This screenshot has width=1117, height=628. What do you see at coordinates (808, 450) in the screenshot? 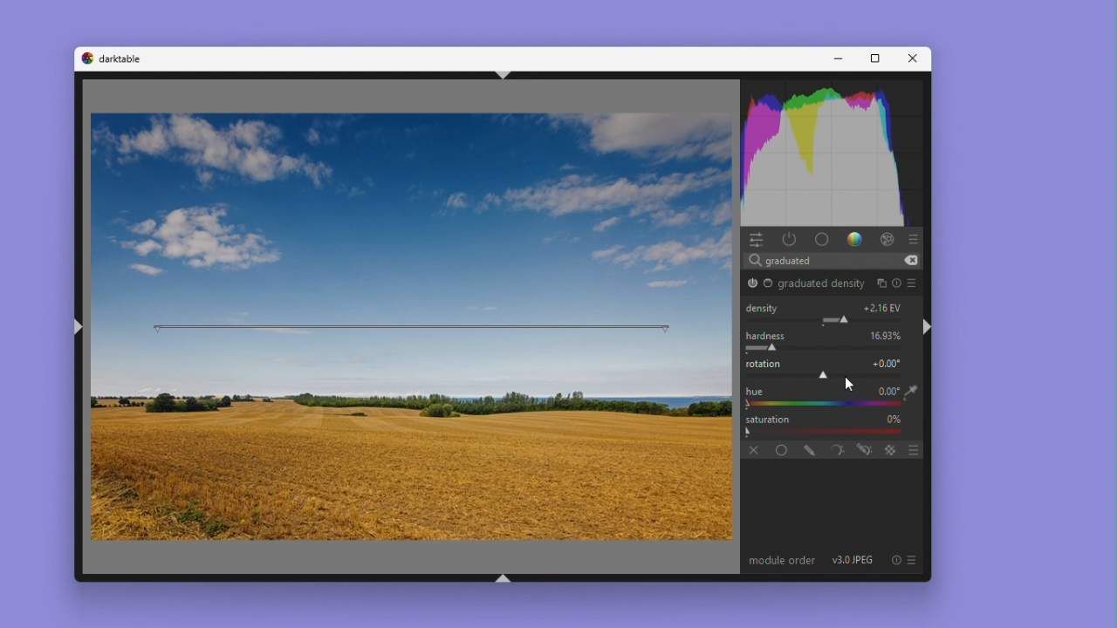
I see `drawn mask` at bounding box center [808, 450].